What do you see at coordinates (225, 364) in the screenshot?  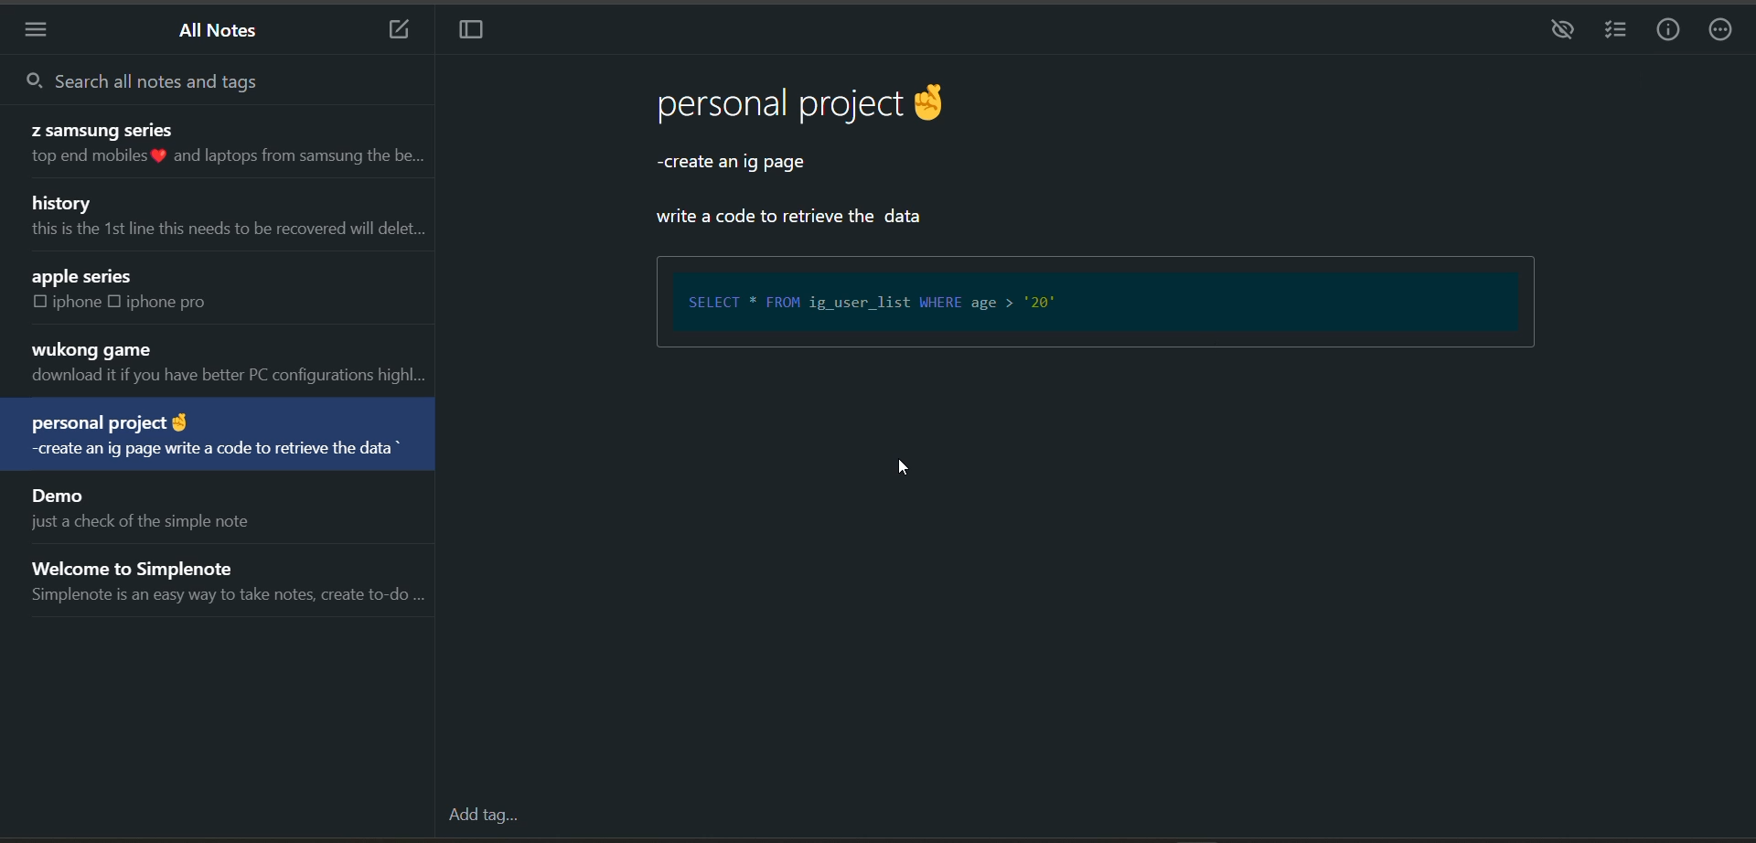 I see `note title  and preview` at bounding box center [225, 364].